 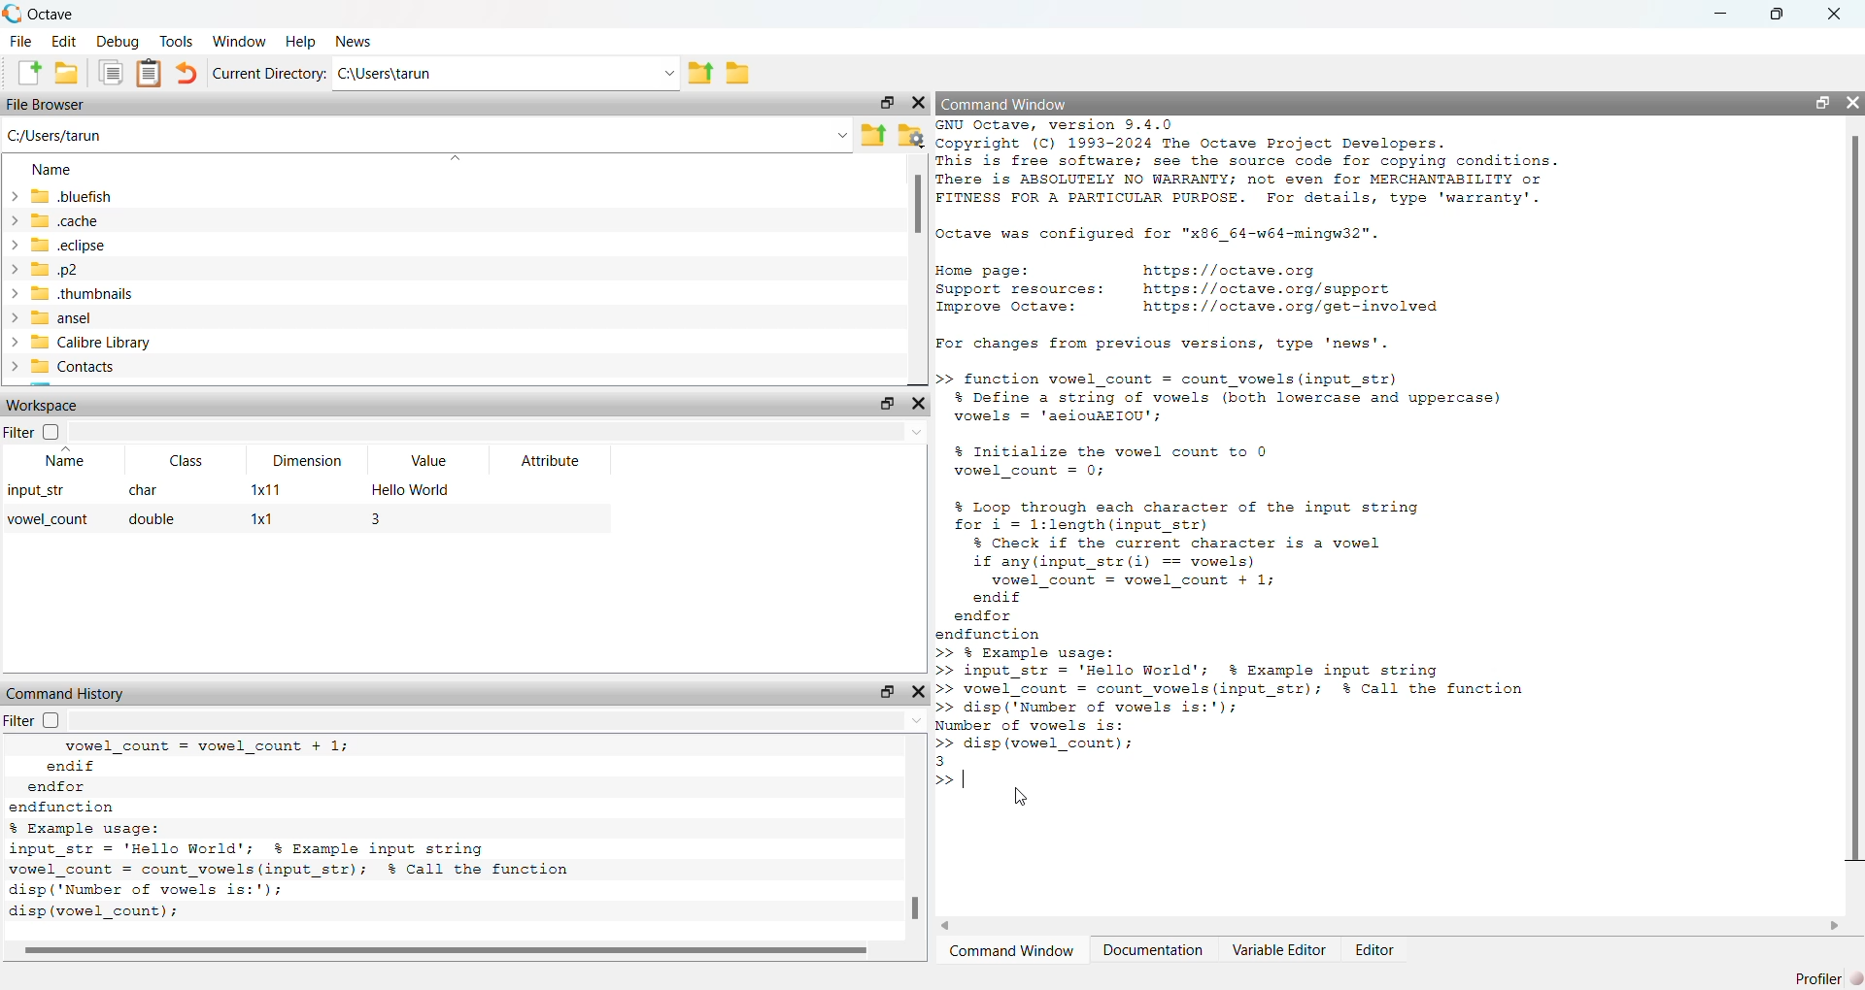 I want to click on sort, so click(x=456, y=157).